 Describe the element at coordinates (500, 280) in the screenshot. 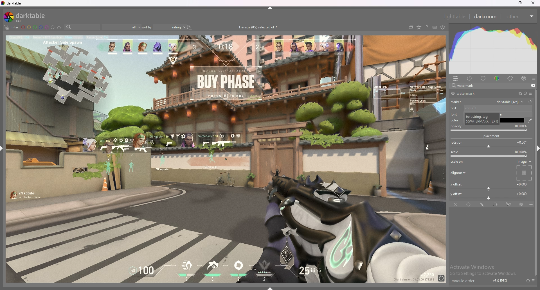

I see `version` at that location.